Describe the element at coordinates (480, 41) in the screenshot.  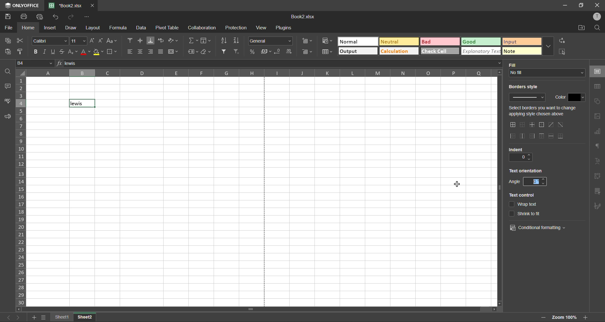
I see `good` at that location.